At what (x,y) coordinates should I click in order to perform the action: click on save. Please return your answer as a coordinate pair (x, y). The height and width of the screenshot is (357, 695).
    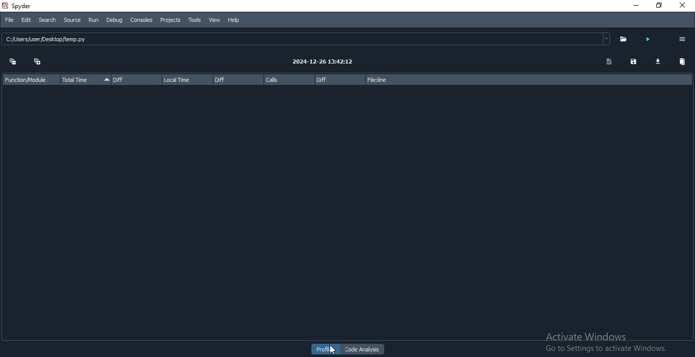
    Looking at the image, I should click on (636, 62).